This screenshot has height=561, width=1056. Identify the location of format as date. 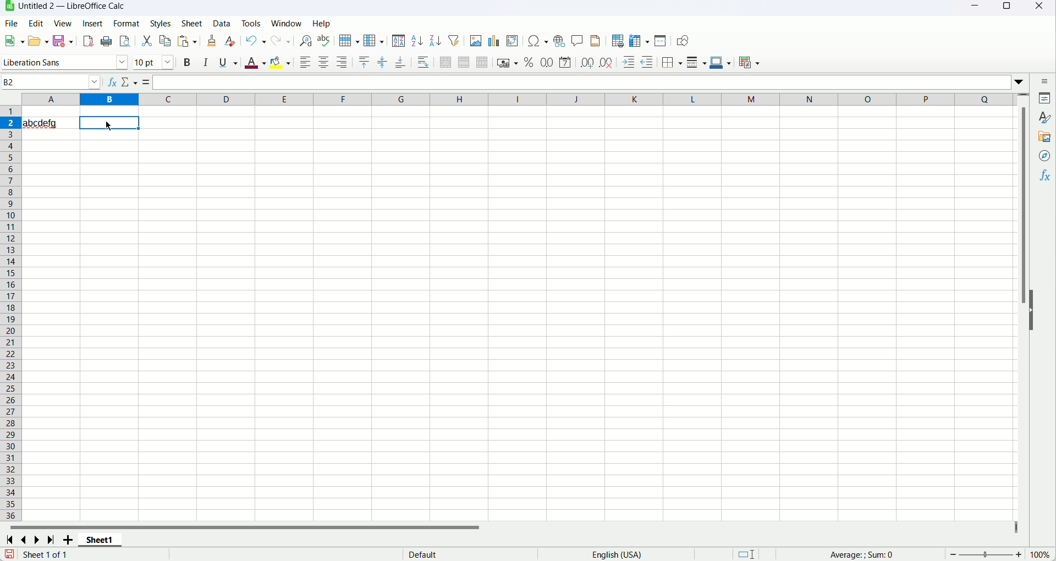
(564, 63).